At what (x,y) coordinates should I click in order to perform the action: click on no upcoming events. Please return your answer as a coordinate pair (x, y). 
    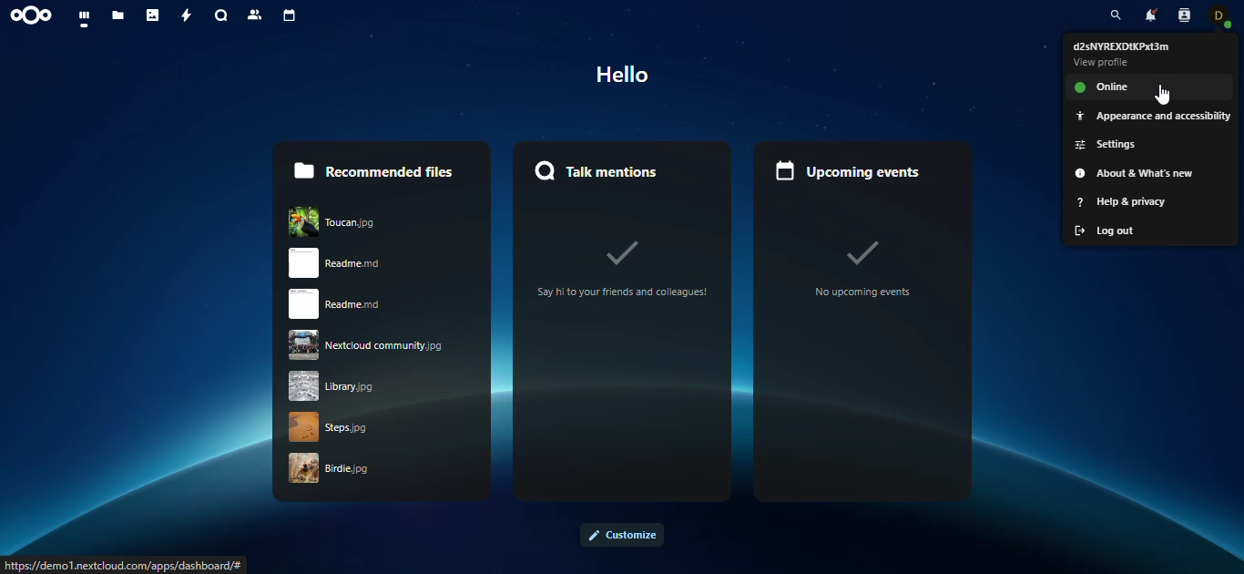
    Looking at the image, I should click on (880, 266).